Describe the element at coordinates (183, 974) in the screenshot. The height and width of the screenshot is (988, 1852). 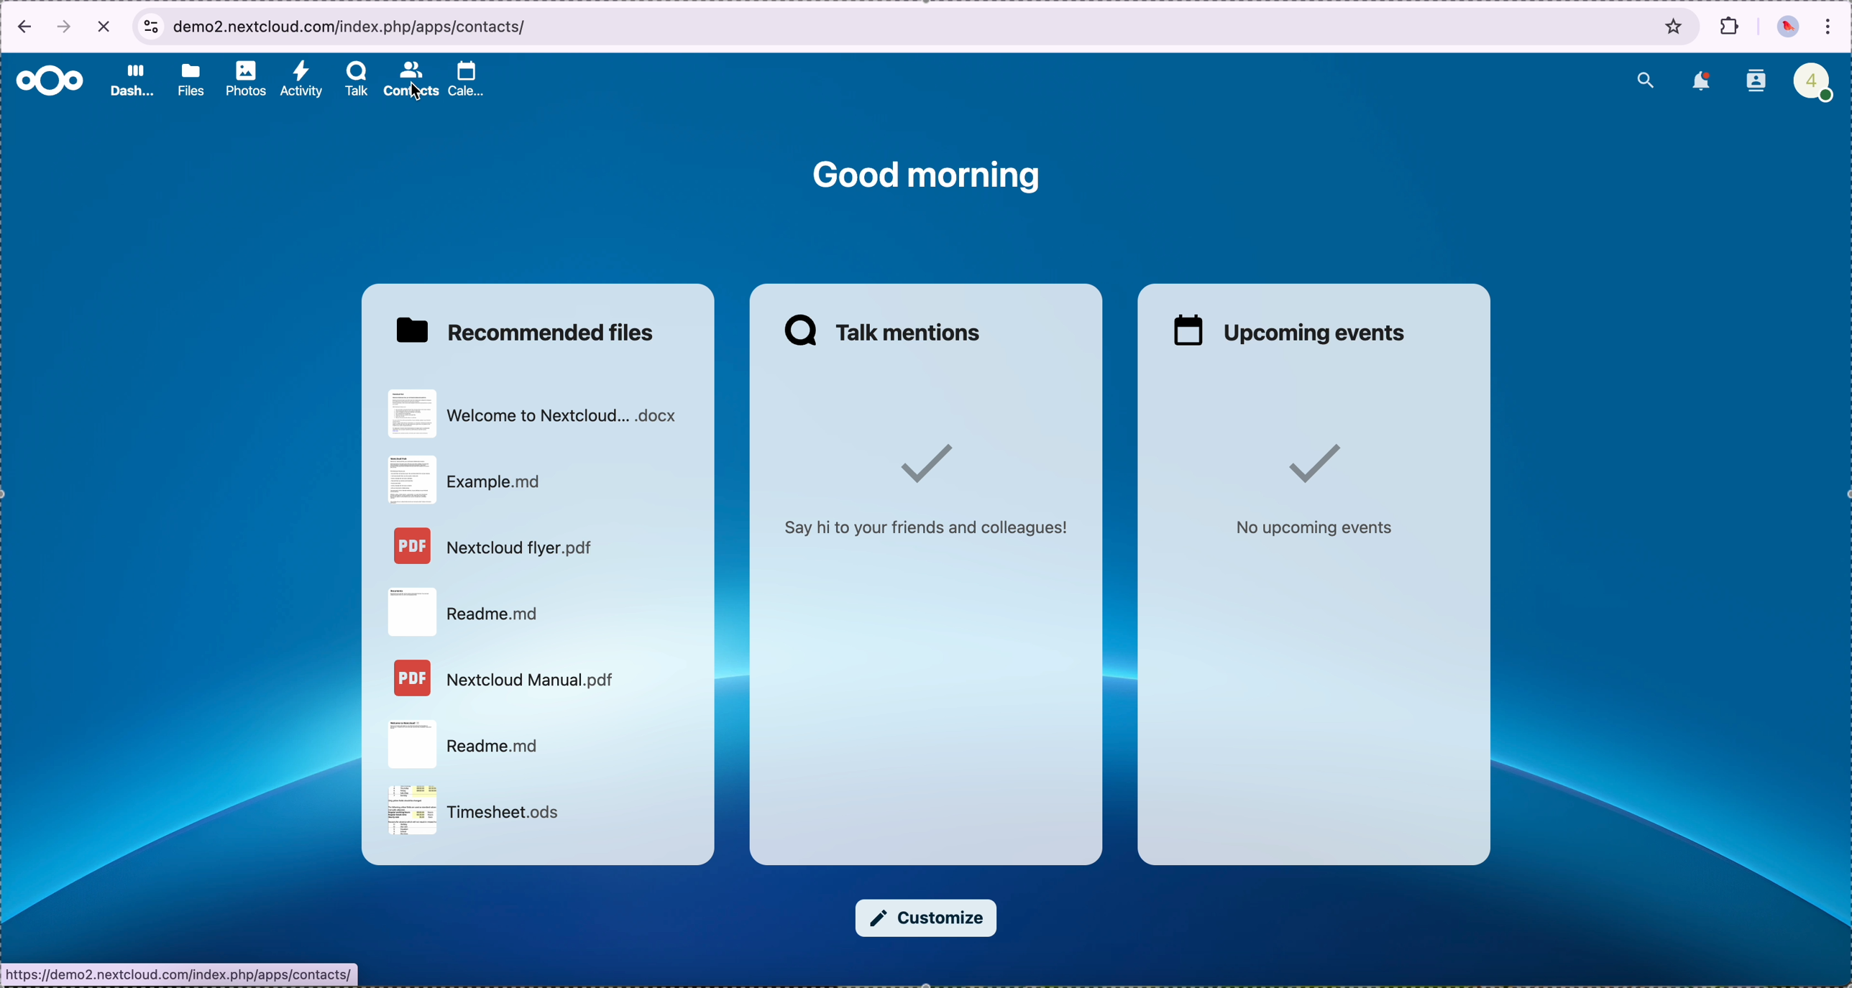
I see `URL` at that location.